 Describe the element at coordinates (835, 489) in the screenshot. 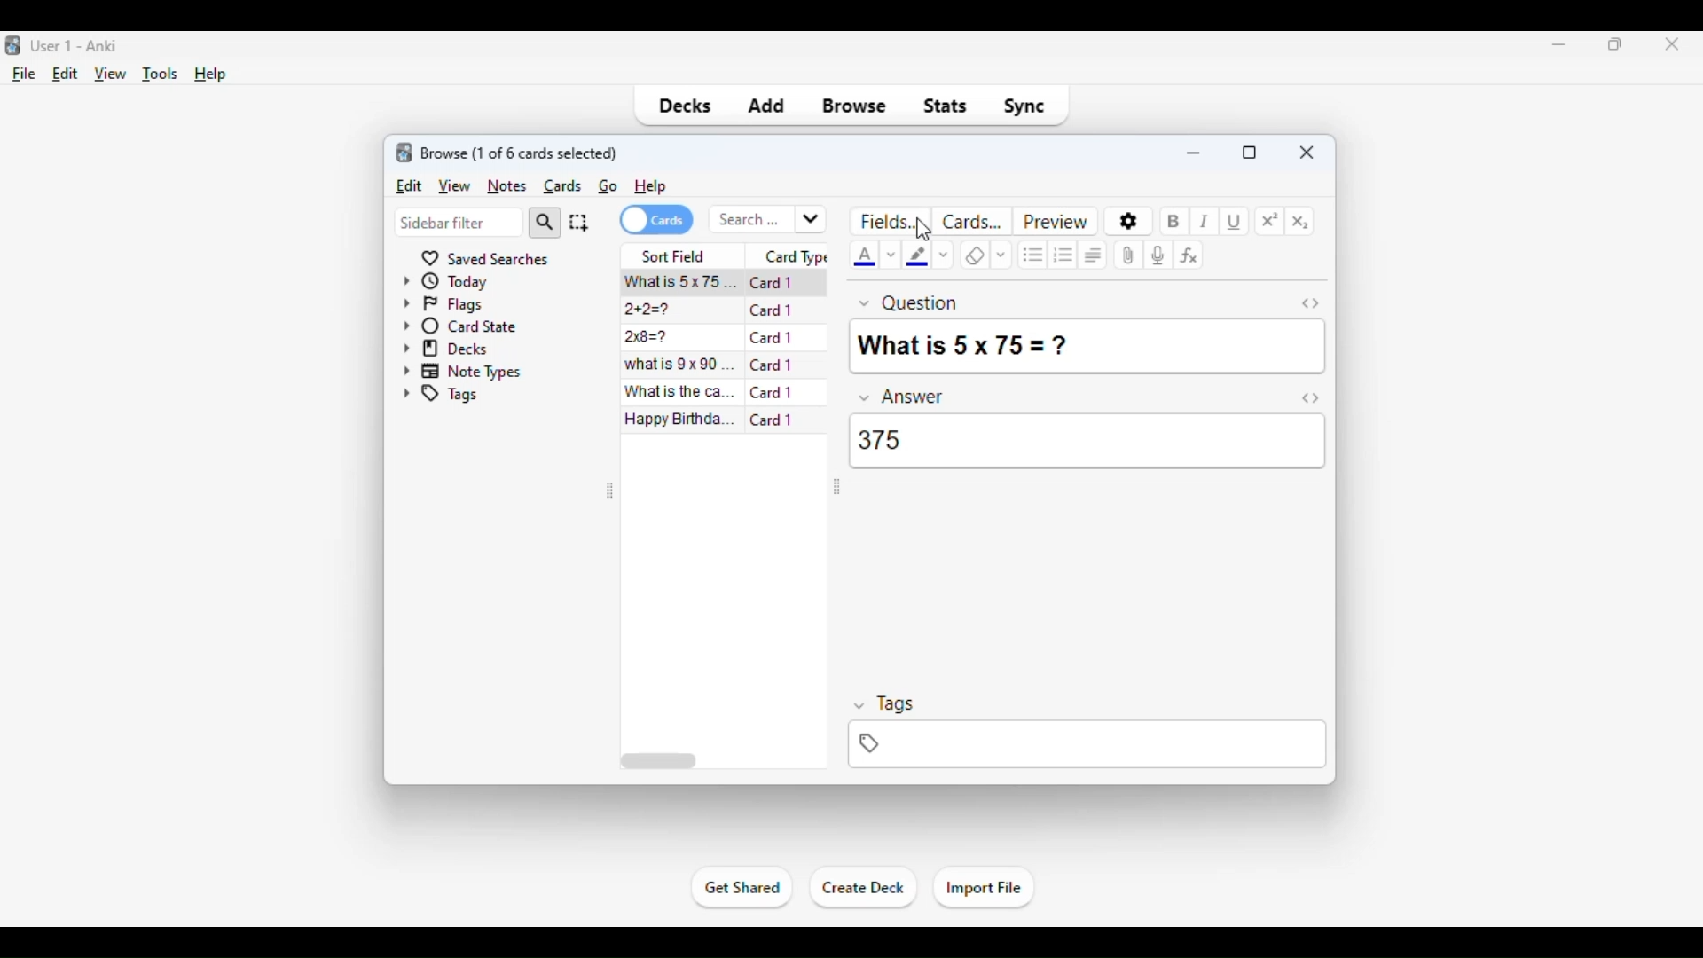

I see `toggle sidebar` at that location.